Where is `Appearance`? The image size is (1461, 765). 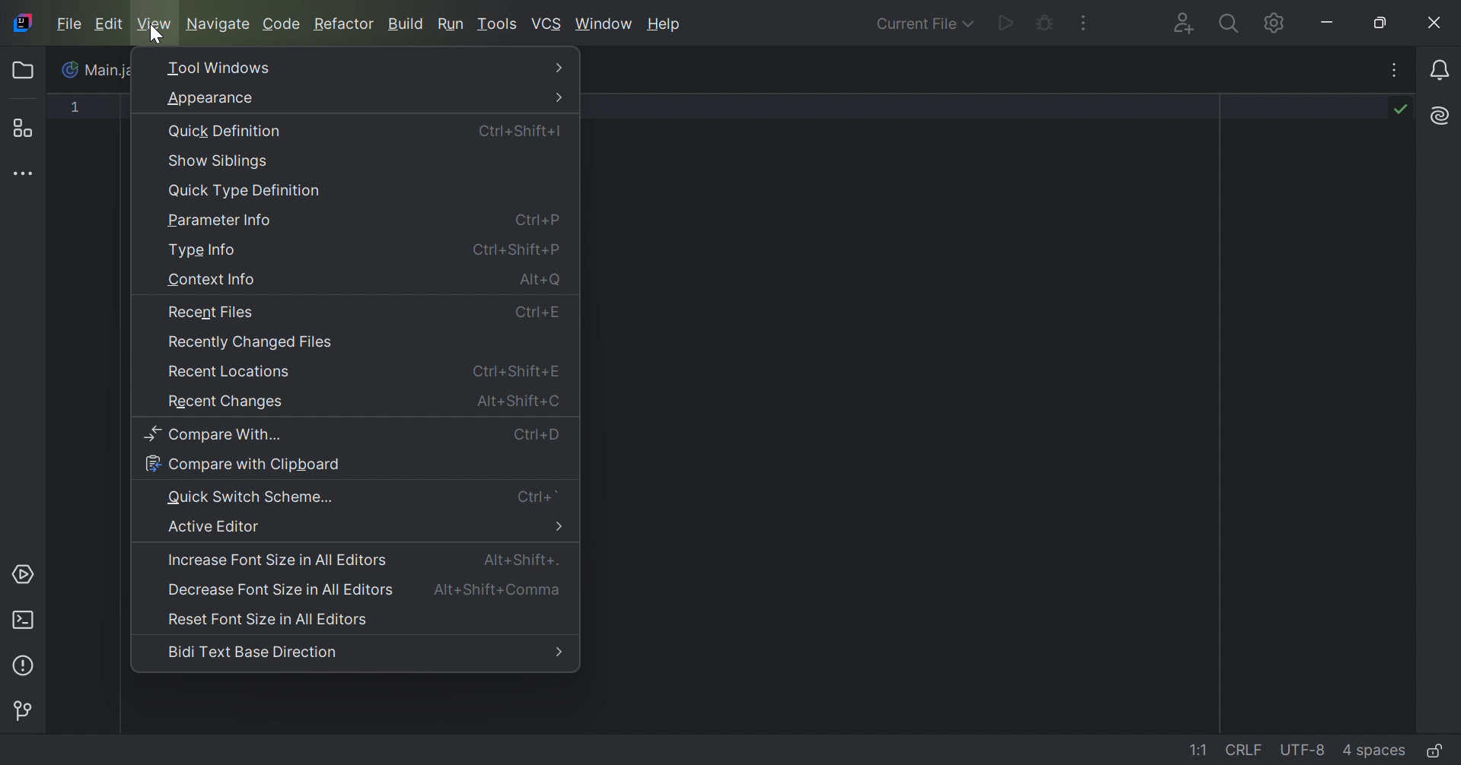
Appearance is located at coordinates (208, 99).